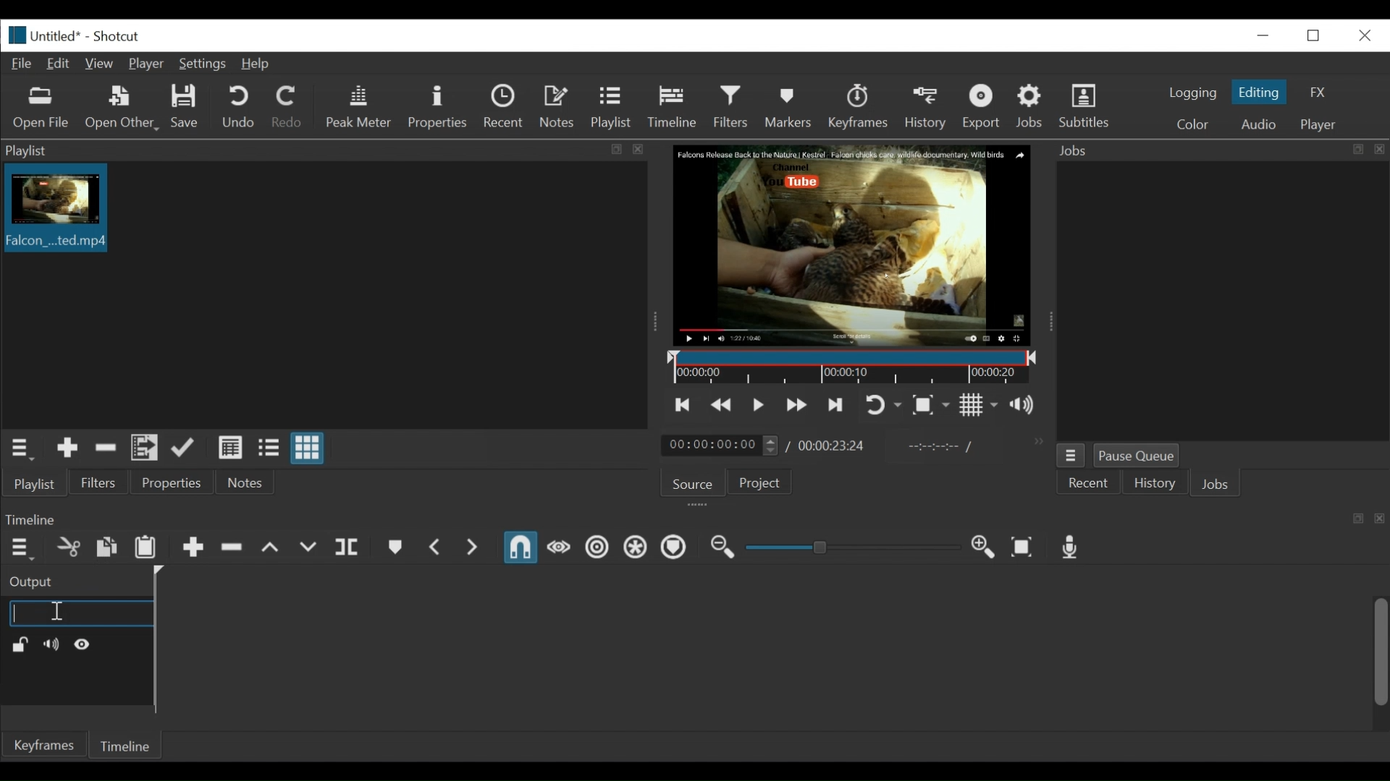 The image size is (1390, 781). Describe the element at coordinates (1022, 547) in the screenshot. I see `Zoom Timeline to fit` at that location.